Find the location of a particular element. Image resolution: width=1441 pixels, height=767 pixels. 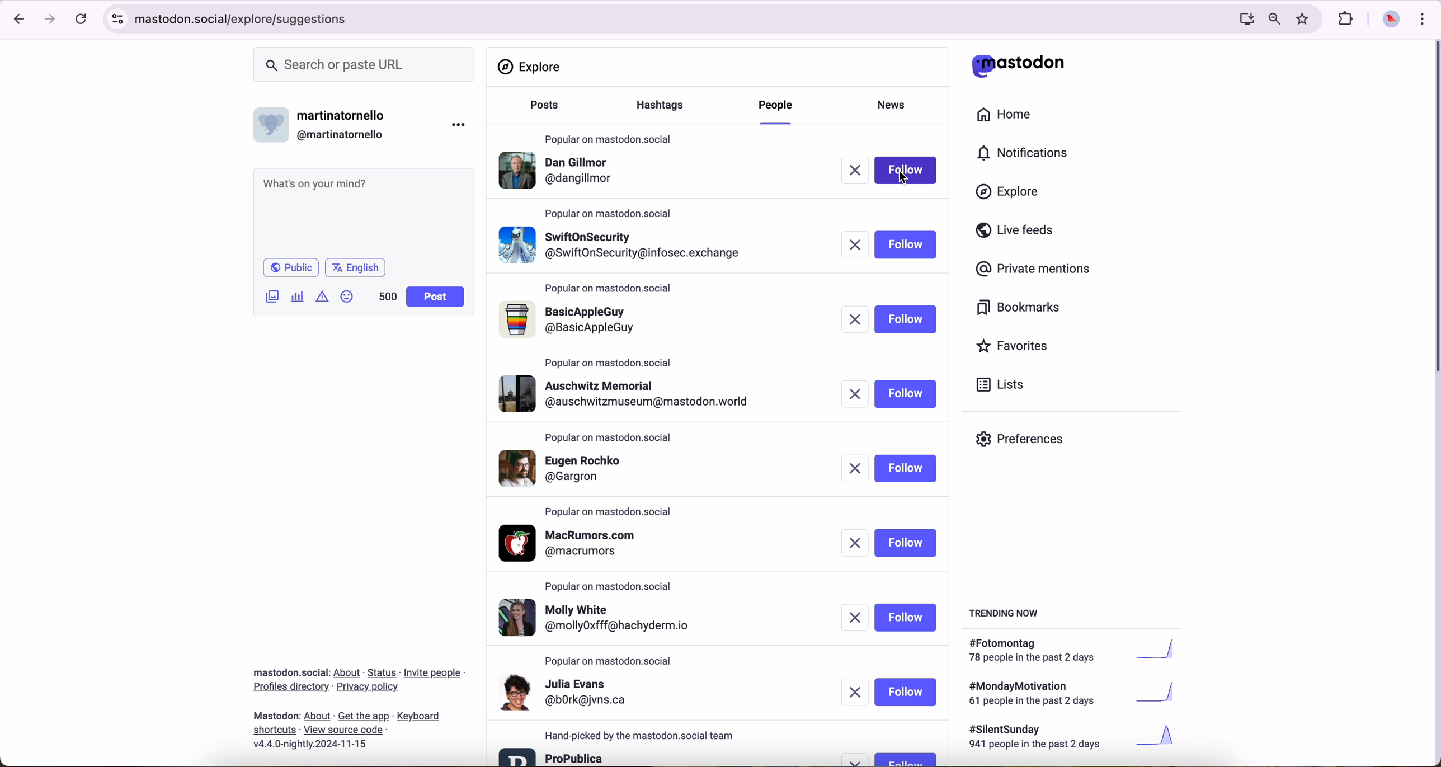

follow button is located at coordinates (907, 692).